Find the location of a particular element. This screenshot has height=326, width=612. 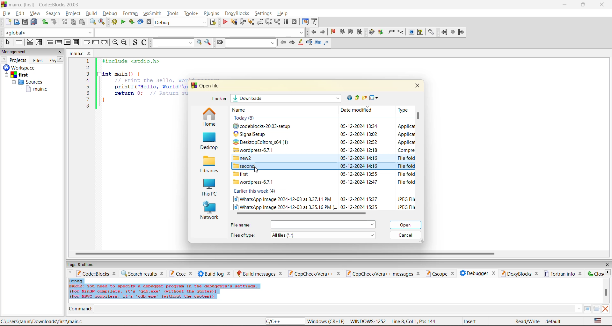

build is located at coordinates (91, 13).